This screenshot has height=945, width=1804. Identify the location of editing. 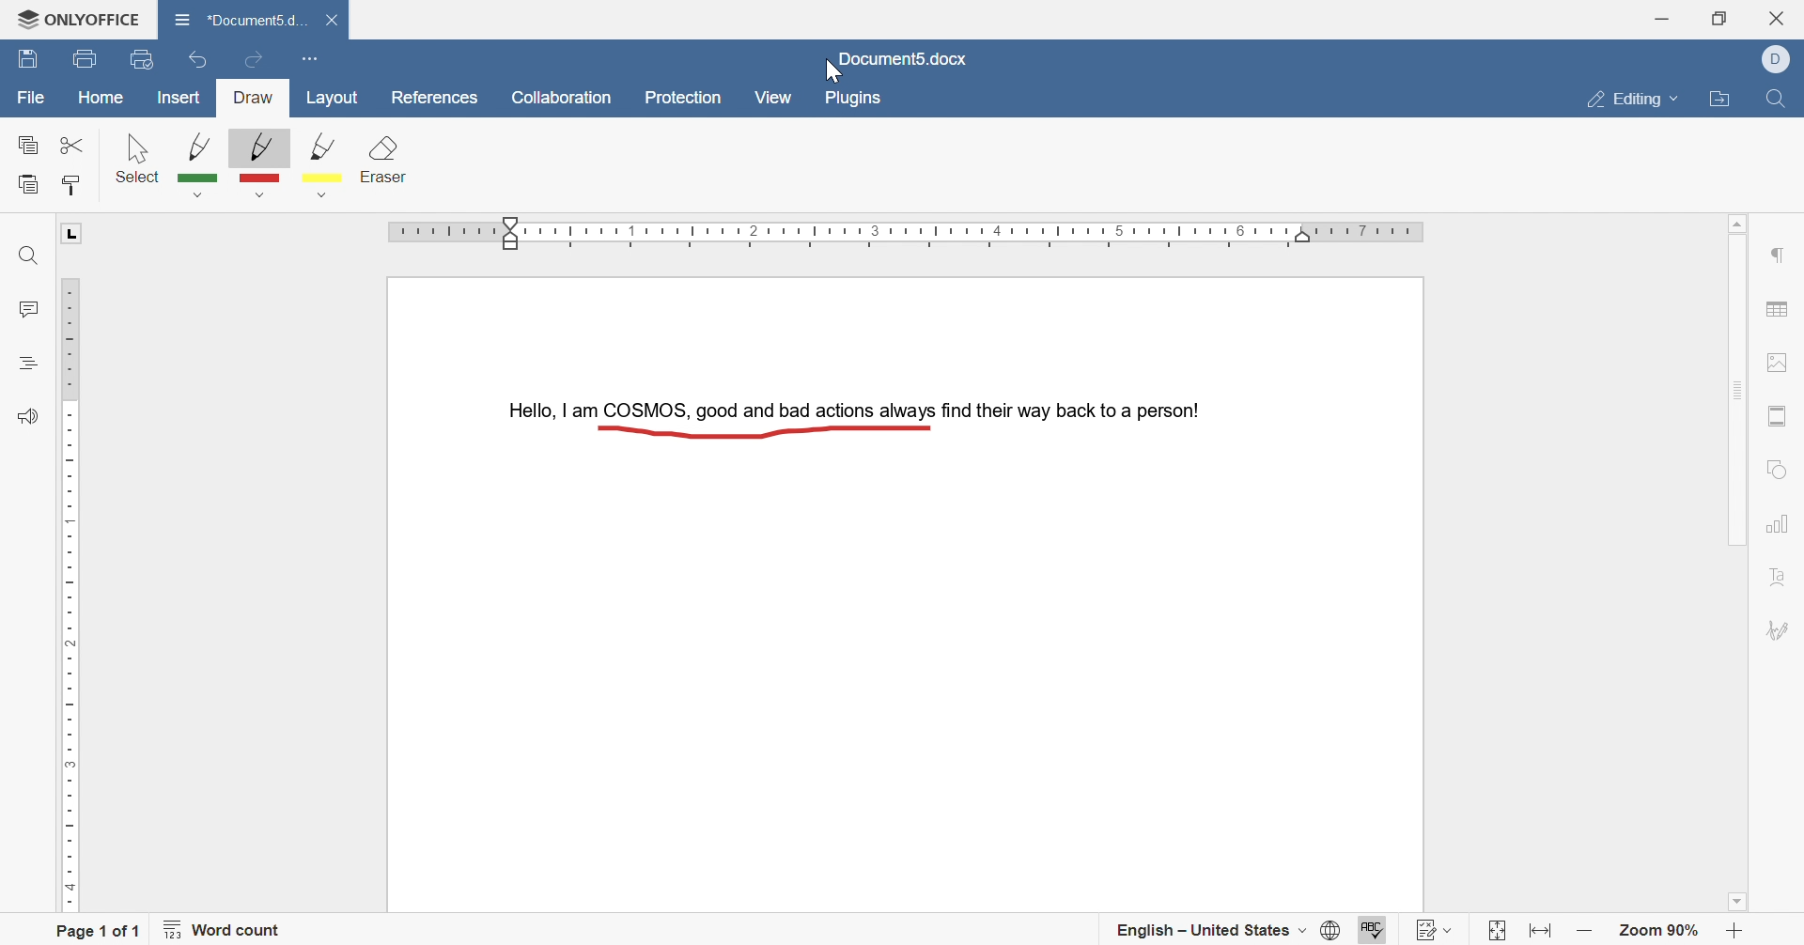
(1634, 97).